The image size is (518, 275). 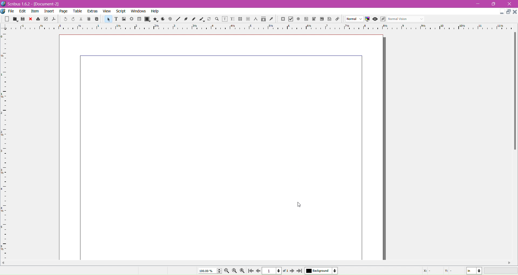 What do you see at coordinates (515, 12) in the screenshot?
I see `close` at bounding box center [515, 12].